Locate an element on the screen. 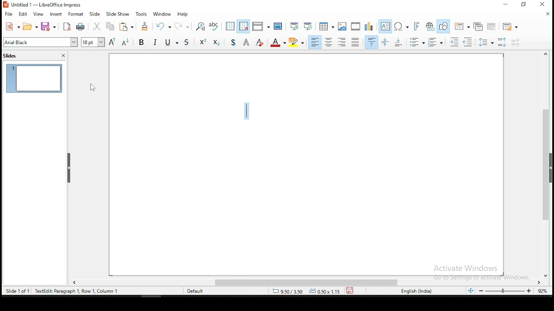  undo is located at coordinates (163, 25).